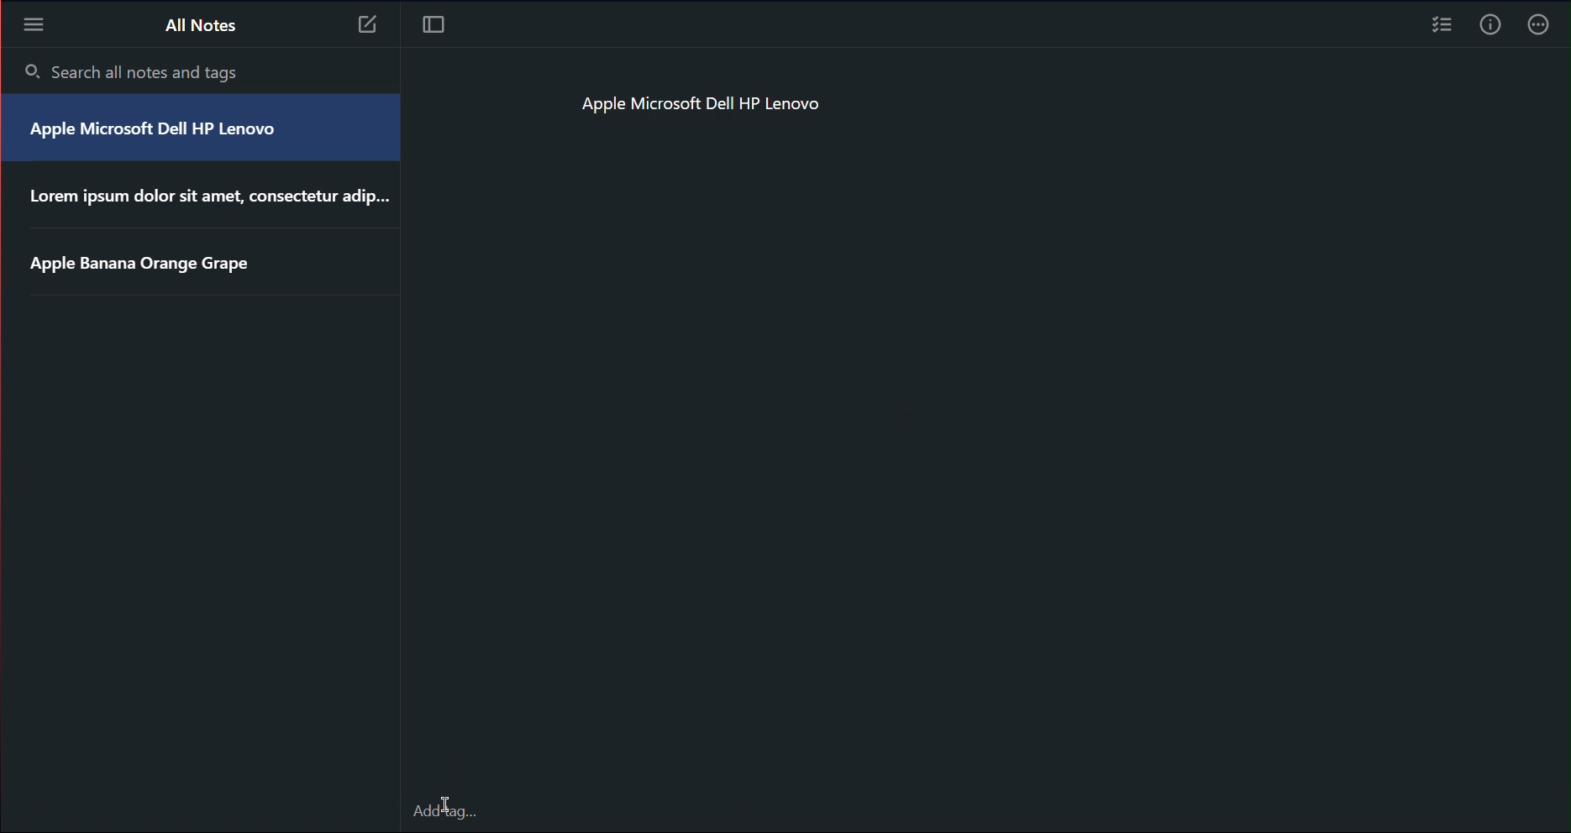  What do you see at coordinates (200, 24) in the screenshot?
I see `All Notes` at bounding box center [200, 24].